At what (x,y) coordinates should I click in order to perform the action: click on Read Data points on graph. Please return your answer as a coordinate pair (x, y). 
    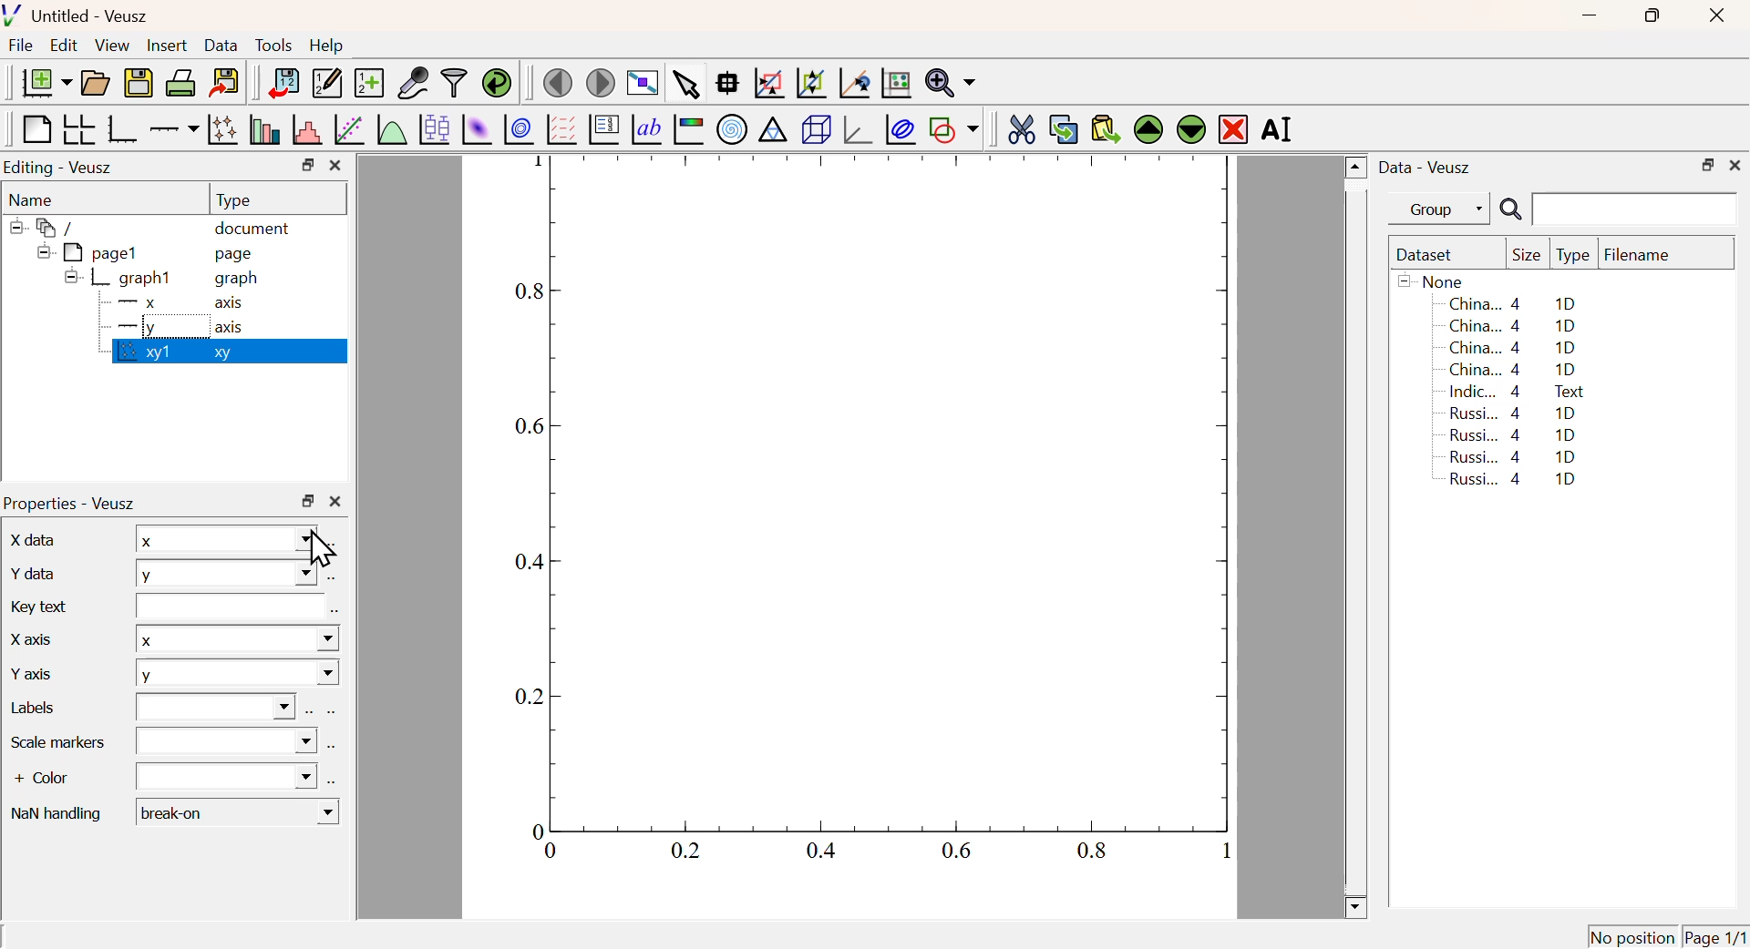
    Looking at the image, I should click on (727, 82).